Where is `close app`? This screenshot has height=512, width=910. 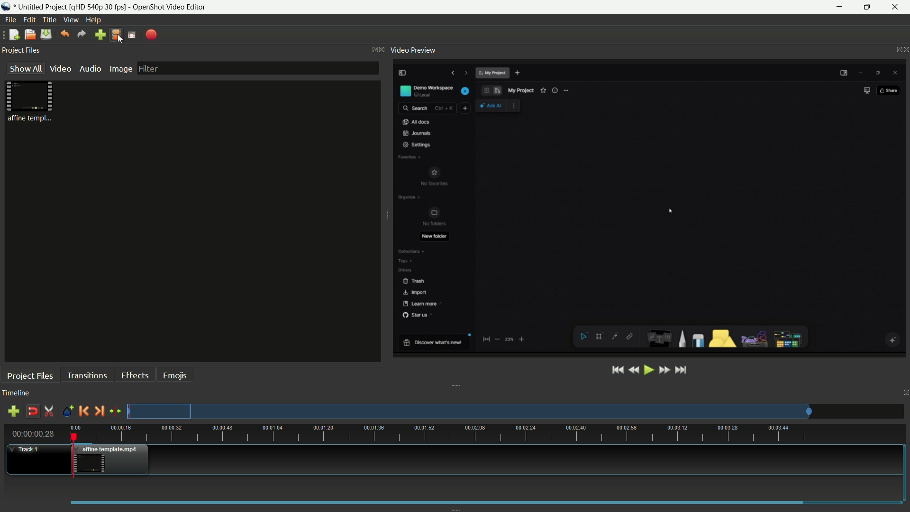
close app is located at coordinates (899, 7).